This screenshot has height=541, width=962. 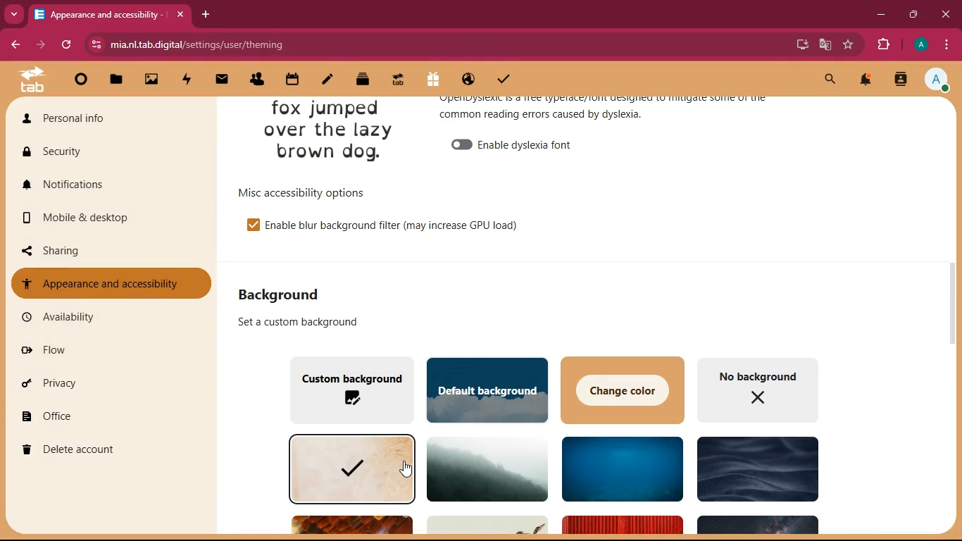 I want to click on notes, so click(x=327, y=82).